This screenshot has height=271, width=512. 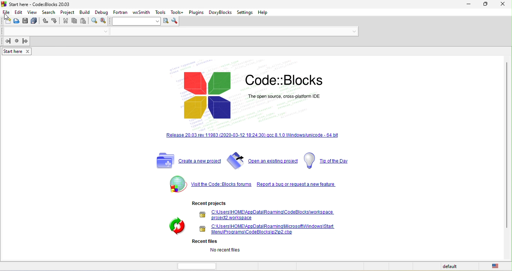 I want to click on visit the code blocks forums report a bug or request a new feature, so click(x=251, y=185).